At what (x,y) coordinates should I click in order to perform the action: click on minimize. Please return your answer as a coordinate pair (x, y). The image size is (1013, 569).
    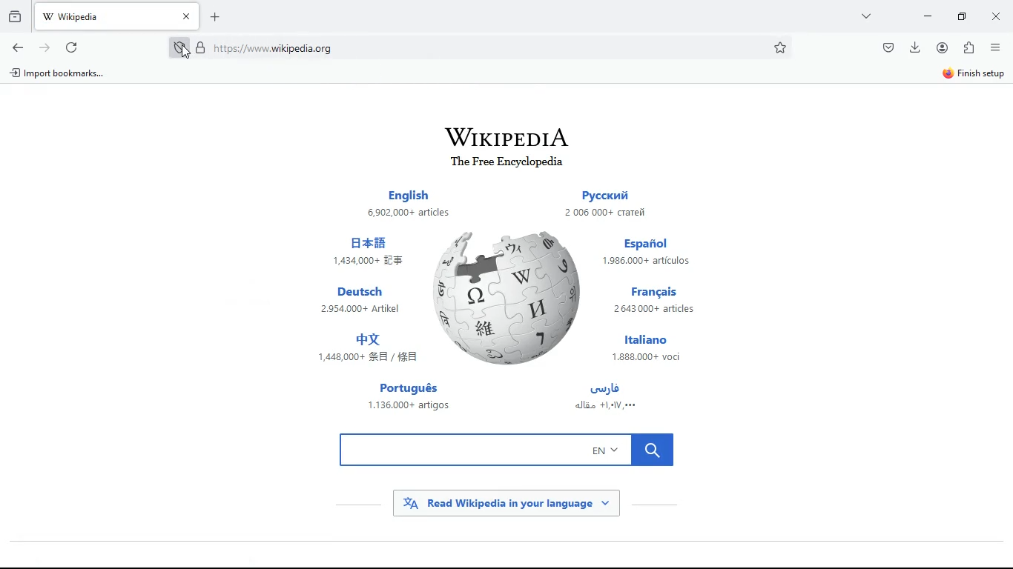
    Looking at the image, I should click on (928, 17).